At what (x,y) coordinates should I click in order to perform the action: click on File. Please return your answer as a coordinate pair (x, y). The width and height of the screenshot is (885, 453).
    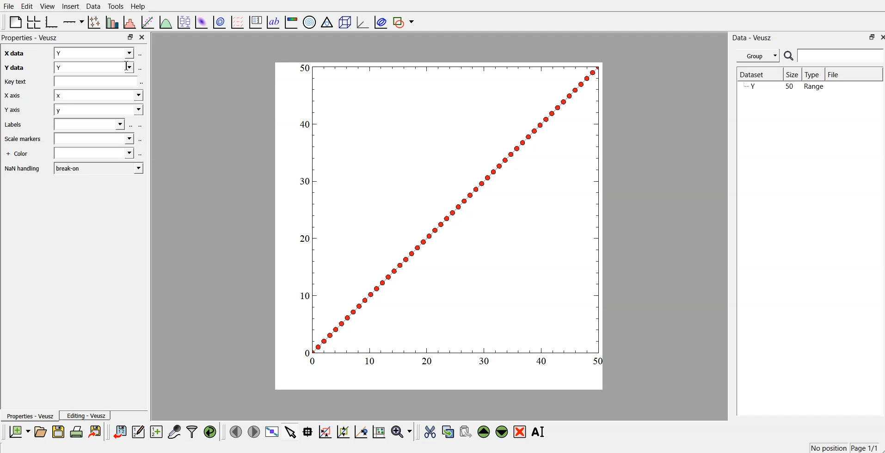
    Looking at the image, I should click on (836, 73).